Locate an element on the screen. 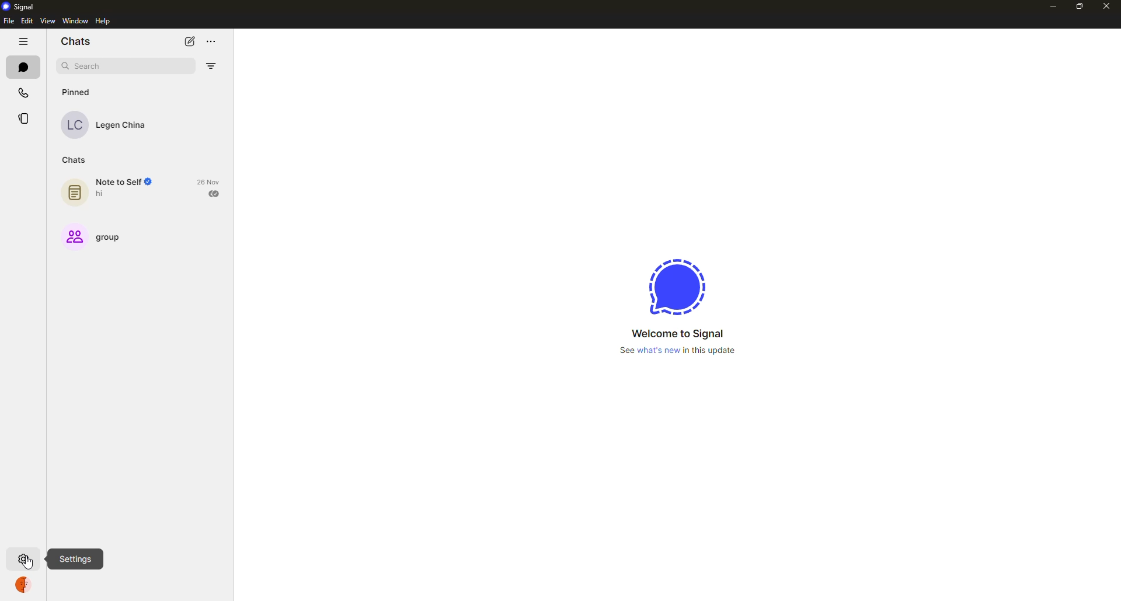 Image resolution: width=1121 pixels, height=601 pixels. help is located at coordinates (103, 22).